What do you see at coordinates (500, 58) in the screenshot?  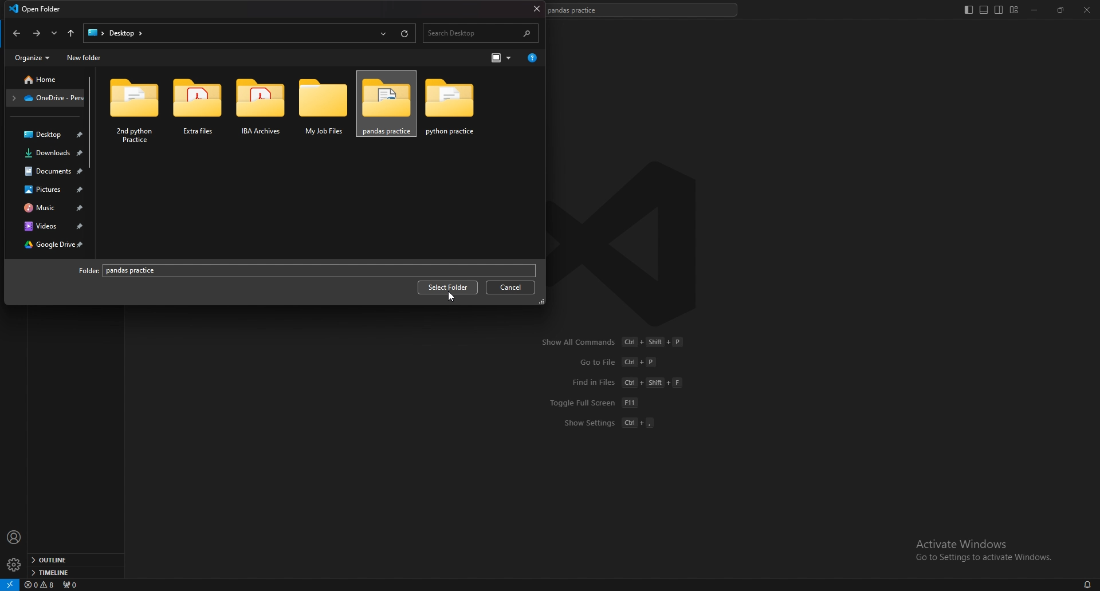 I see `change your view` at bounding box center [500, 58].